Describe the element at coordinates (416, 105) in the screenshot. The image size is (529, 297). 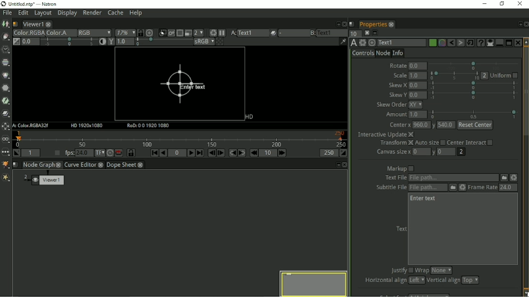
I see `xy` at that location.